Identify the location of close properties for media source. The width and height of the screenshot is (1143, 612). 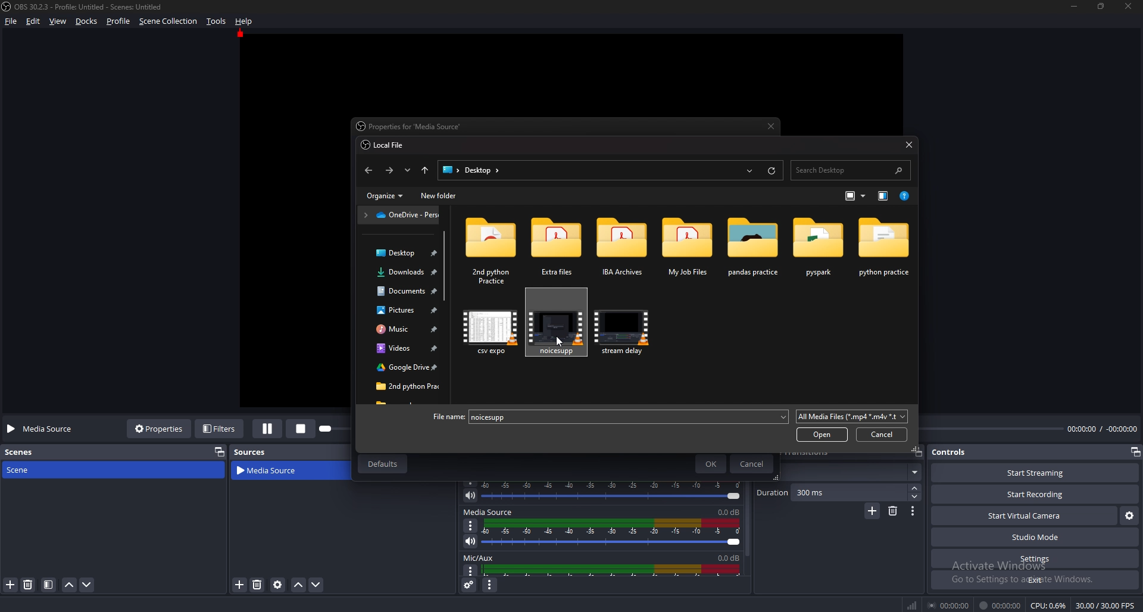
(772, 126).